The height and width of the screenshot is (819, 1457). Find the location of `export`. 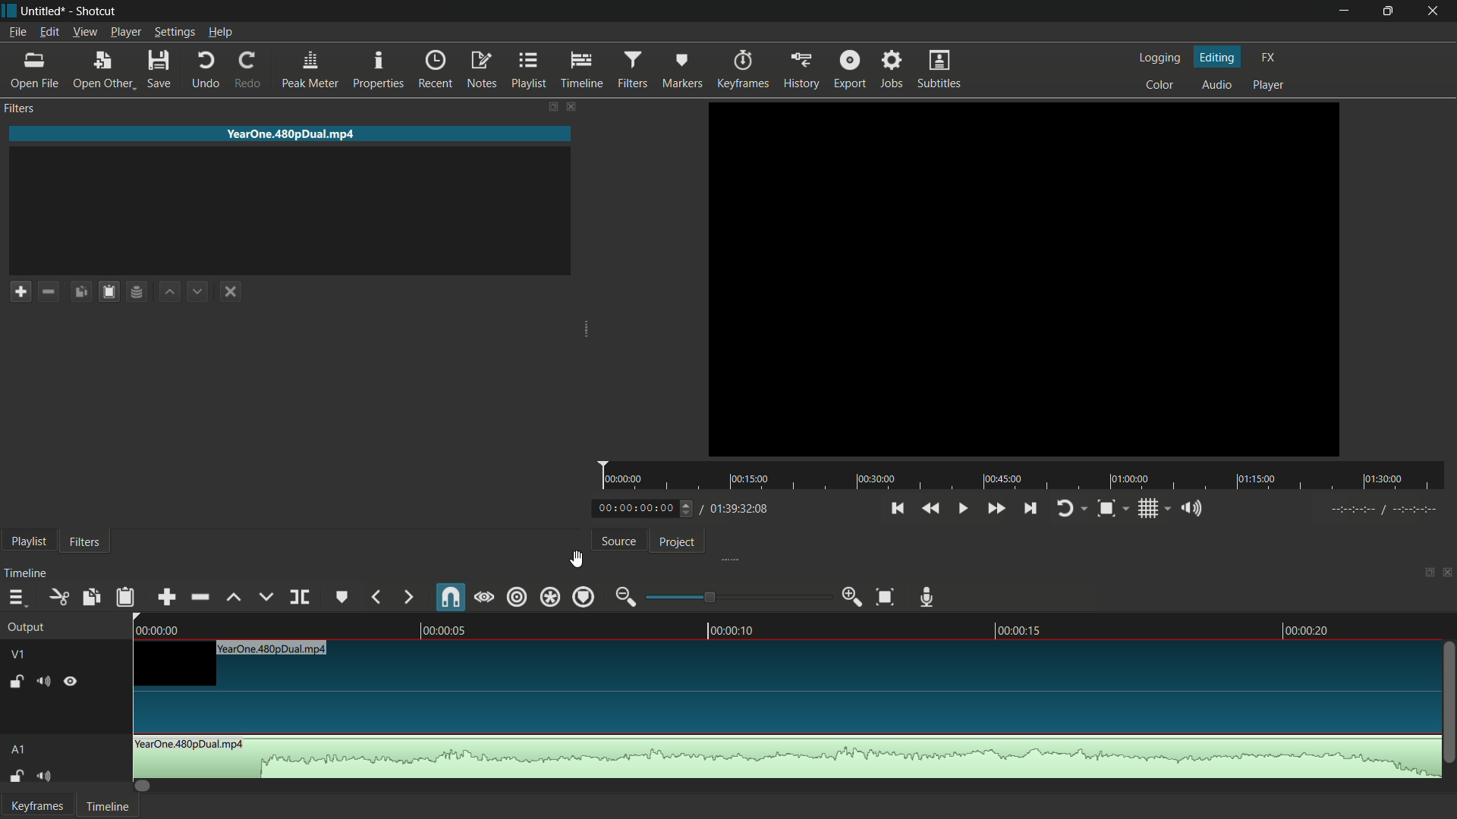

export is located at coordinates (852, 69).